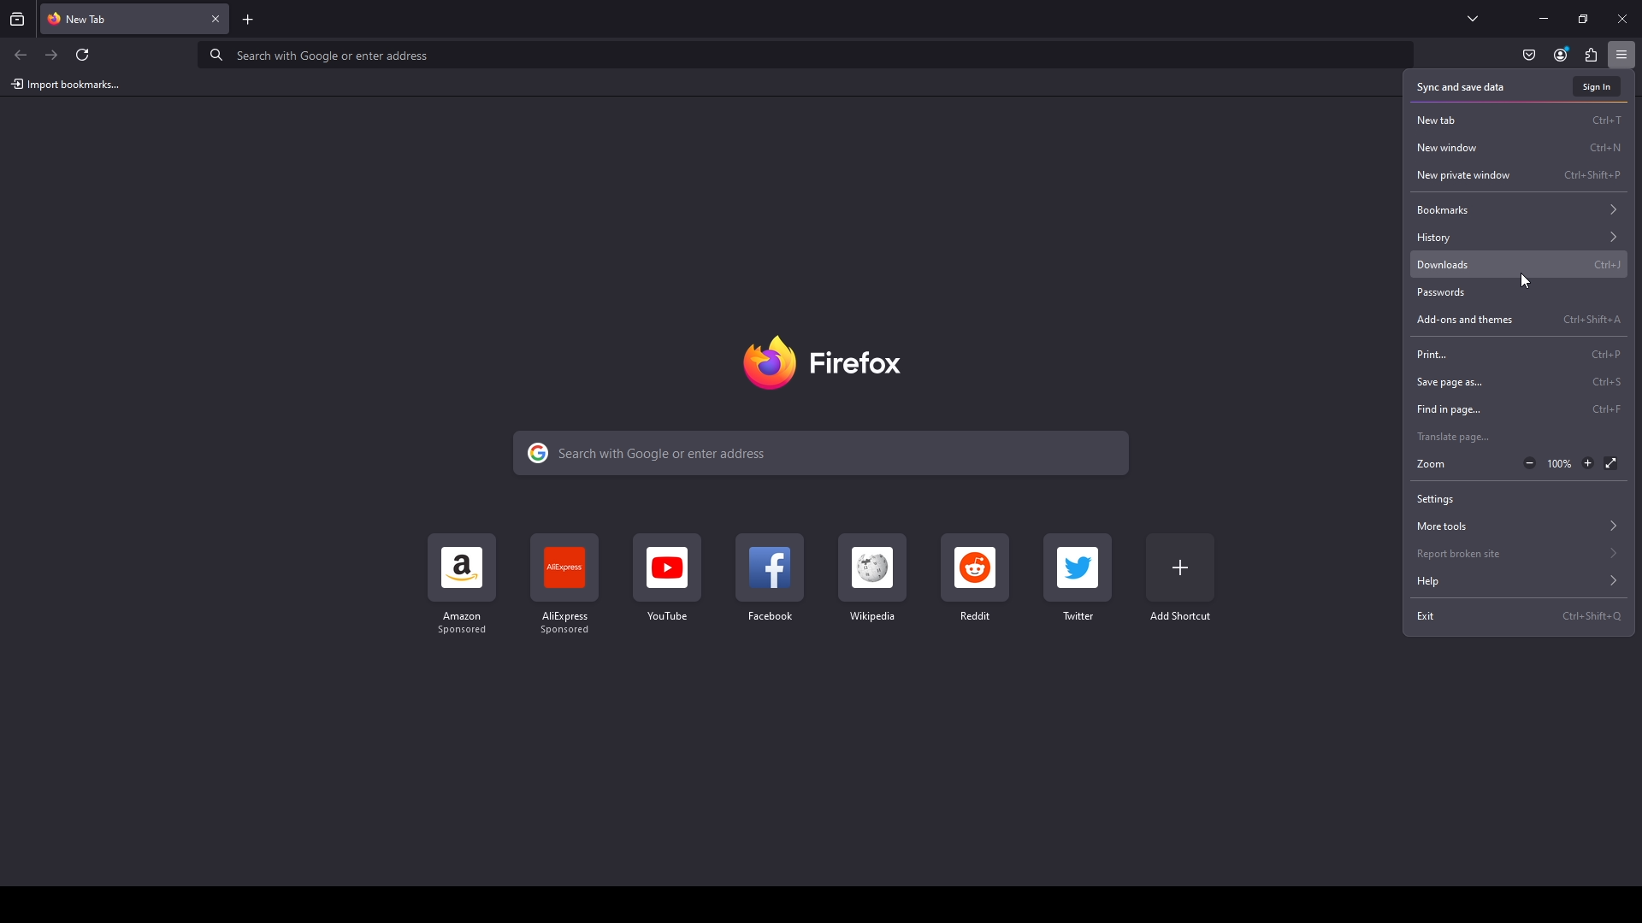 The image size is (1642, 923). What do you see at coordinates (1519, 497) in the screenshot?
I see `Settings` at bounding box center [1519, 497].